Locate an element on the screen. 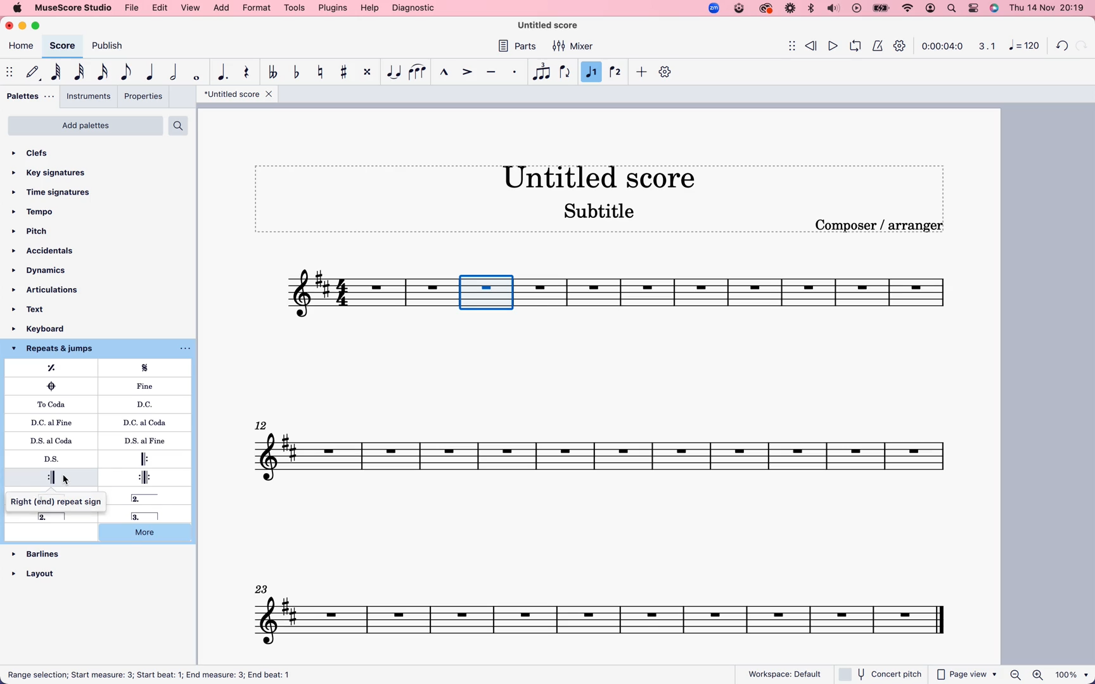 This screenshot has width=1095, height=684. toggle sharp is located at coordinates (347, 72).